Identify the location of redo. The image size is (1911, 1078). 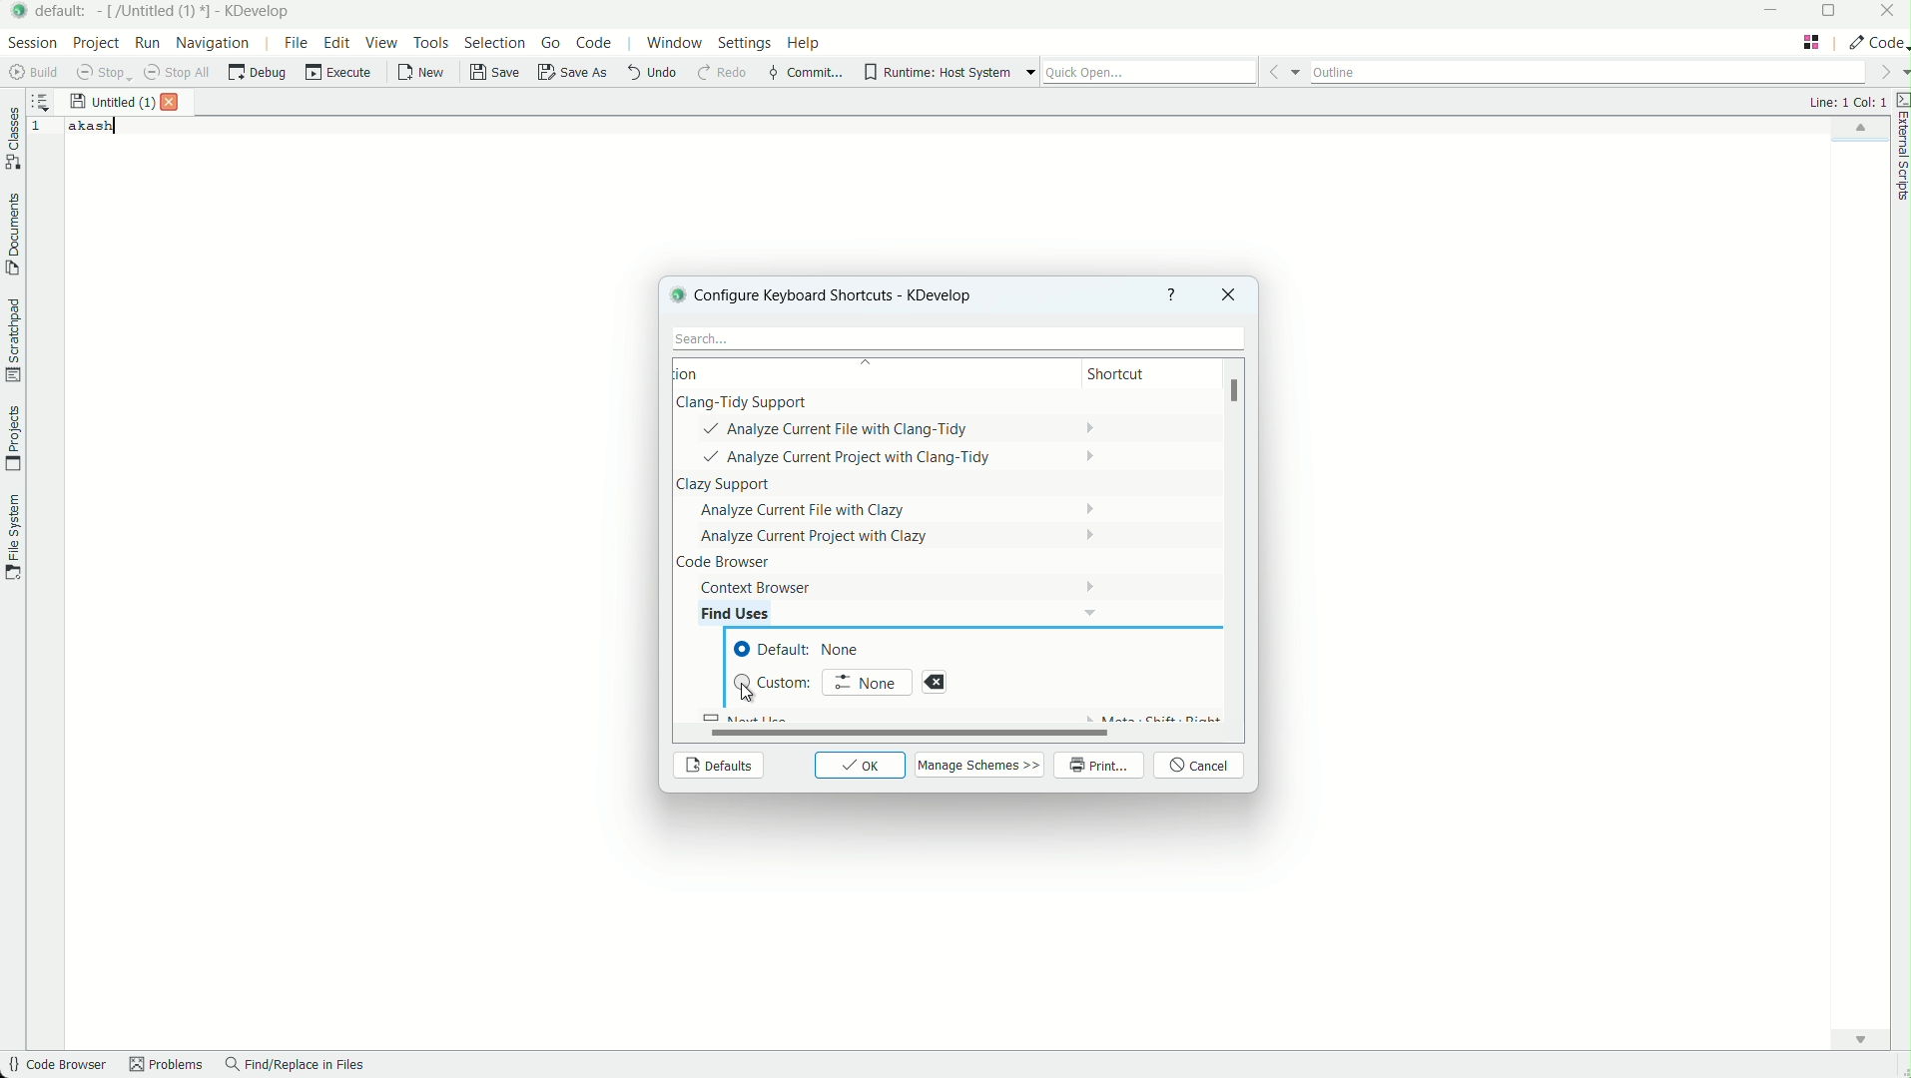
(720, 74).